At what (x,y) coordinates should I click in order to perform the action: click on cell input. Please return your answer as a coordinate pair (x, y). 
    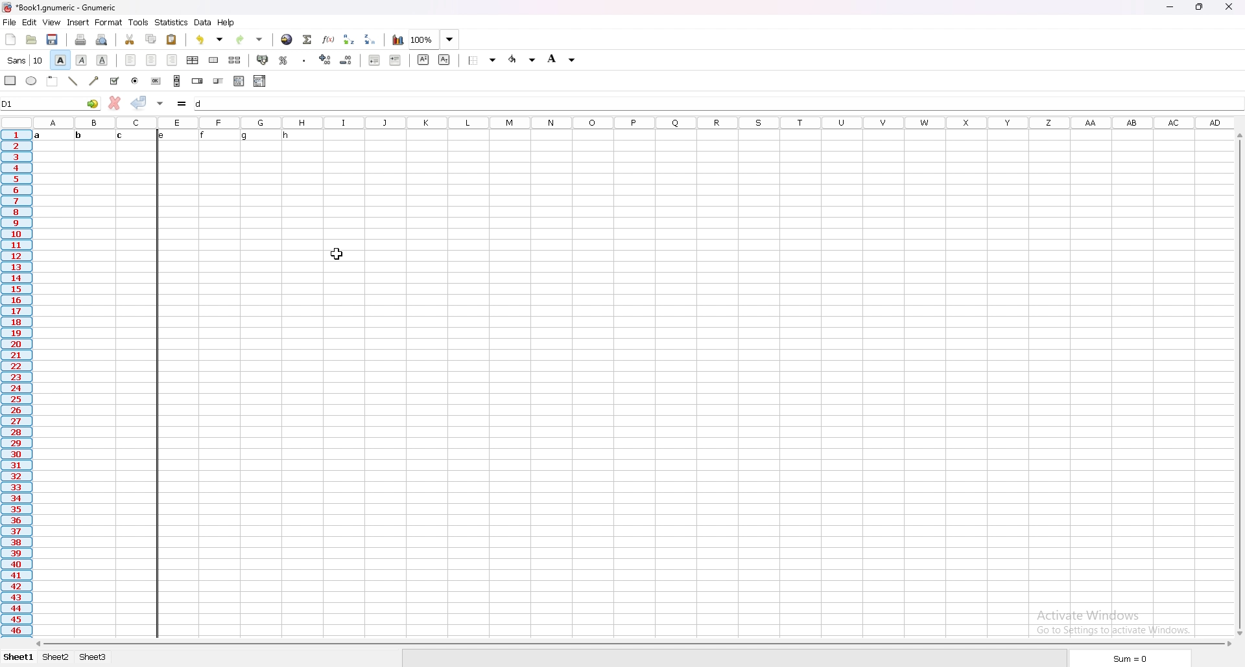
    Looking at the image, I should click on (718, 104).